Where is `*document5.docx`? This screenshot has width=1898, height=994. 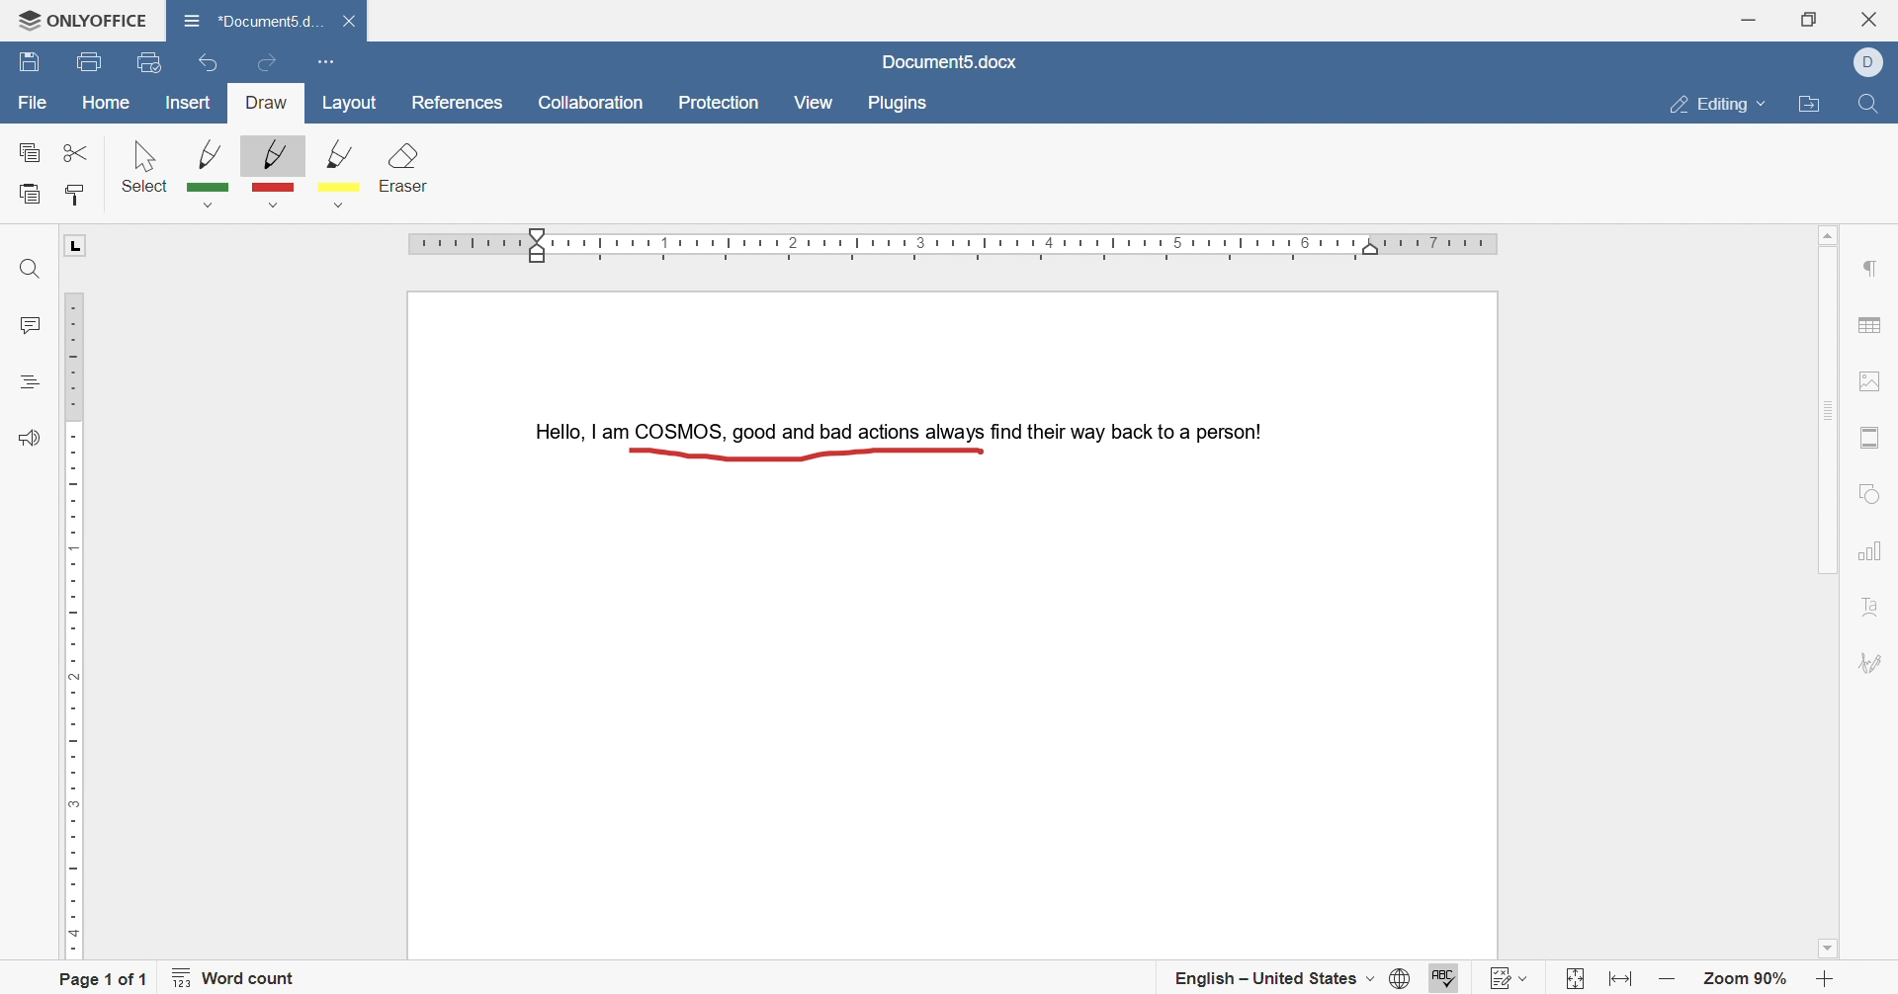 *document5.docx is located at coordinates (252, 18).